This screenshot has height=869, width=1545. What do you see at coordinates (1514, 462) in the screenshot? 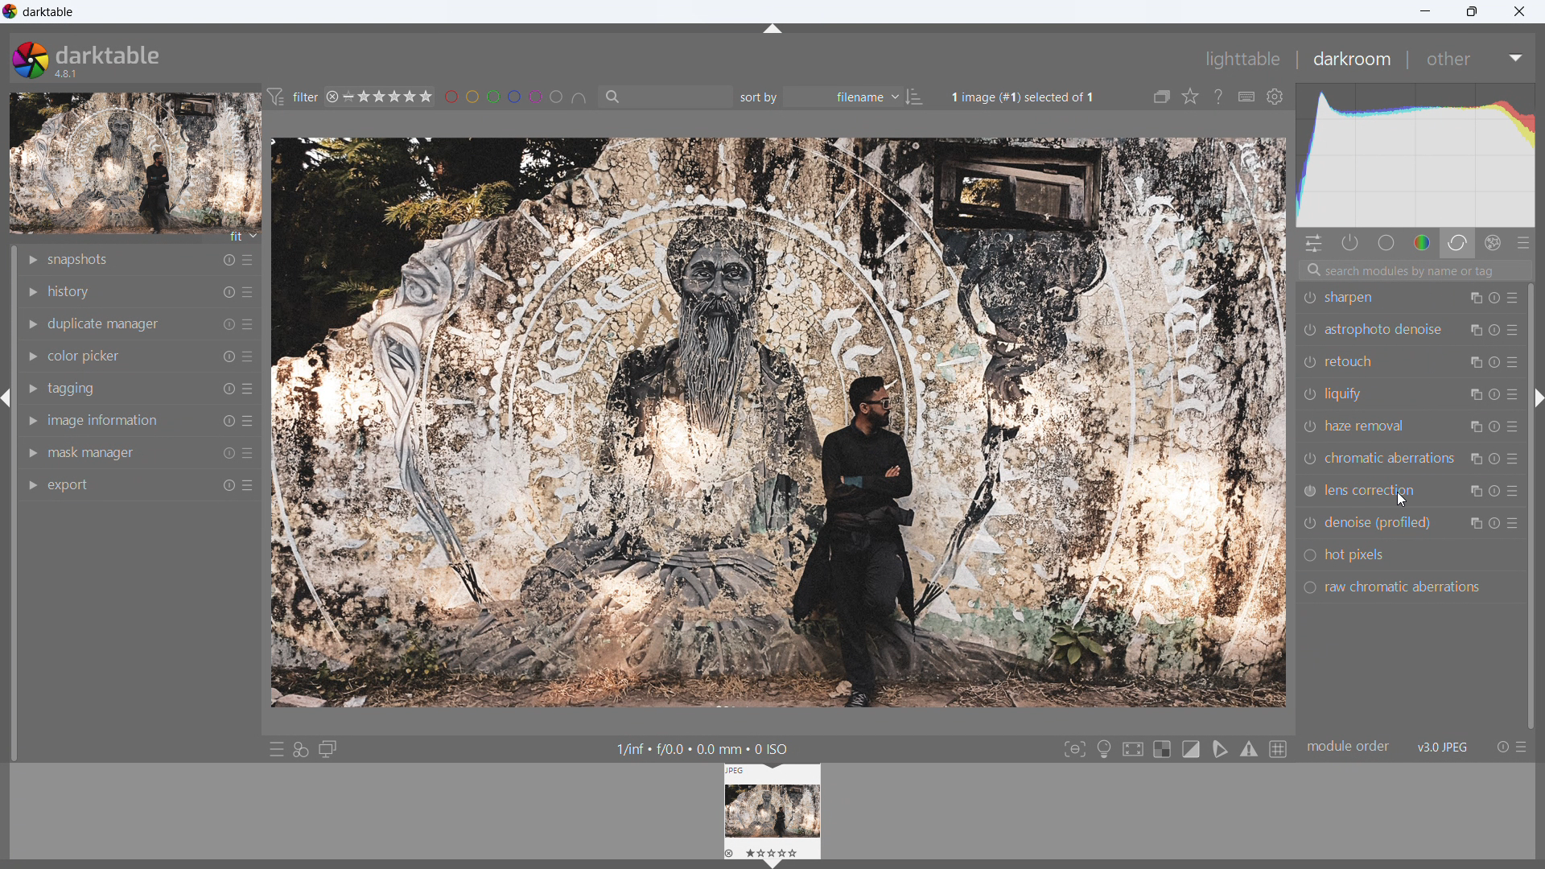
I see `presets` at bounding box center [1514, 462].